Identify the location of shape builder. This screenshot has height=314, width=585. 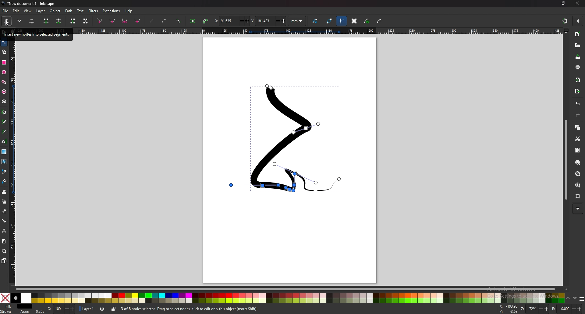
(5, 52).